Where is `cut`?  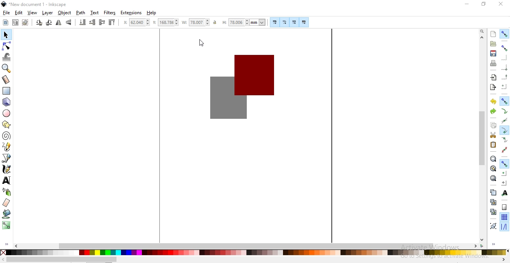
cut is located at coordinates (493, 135).